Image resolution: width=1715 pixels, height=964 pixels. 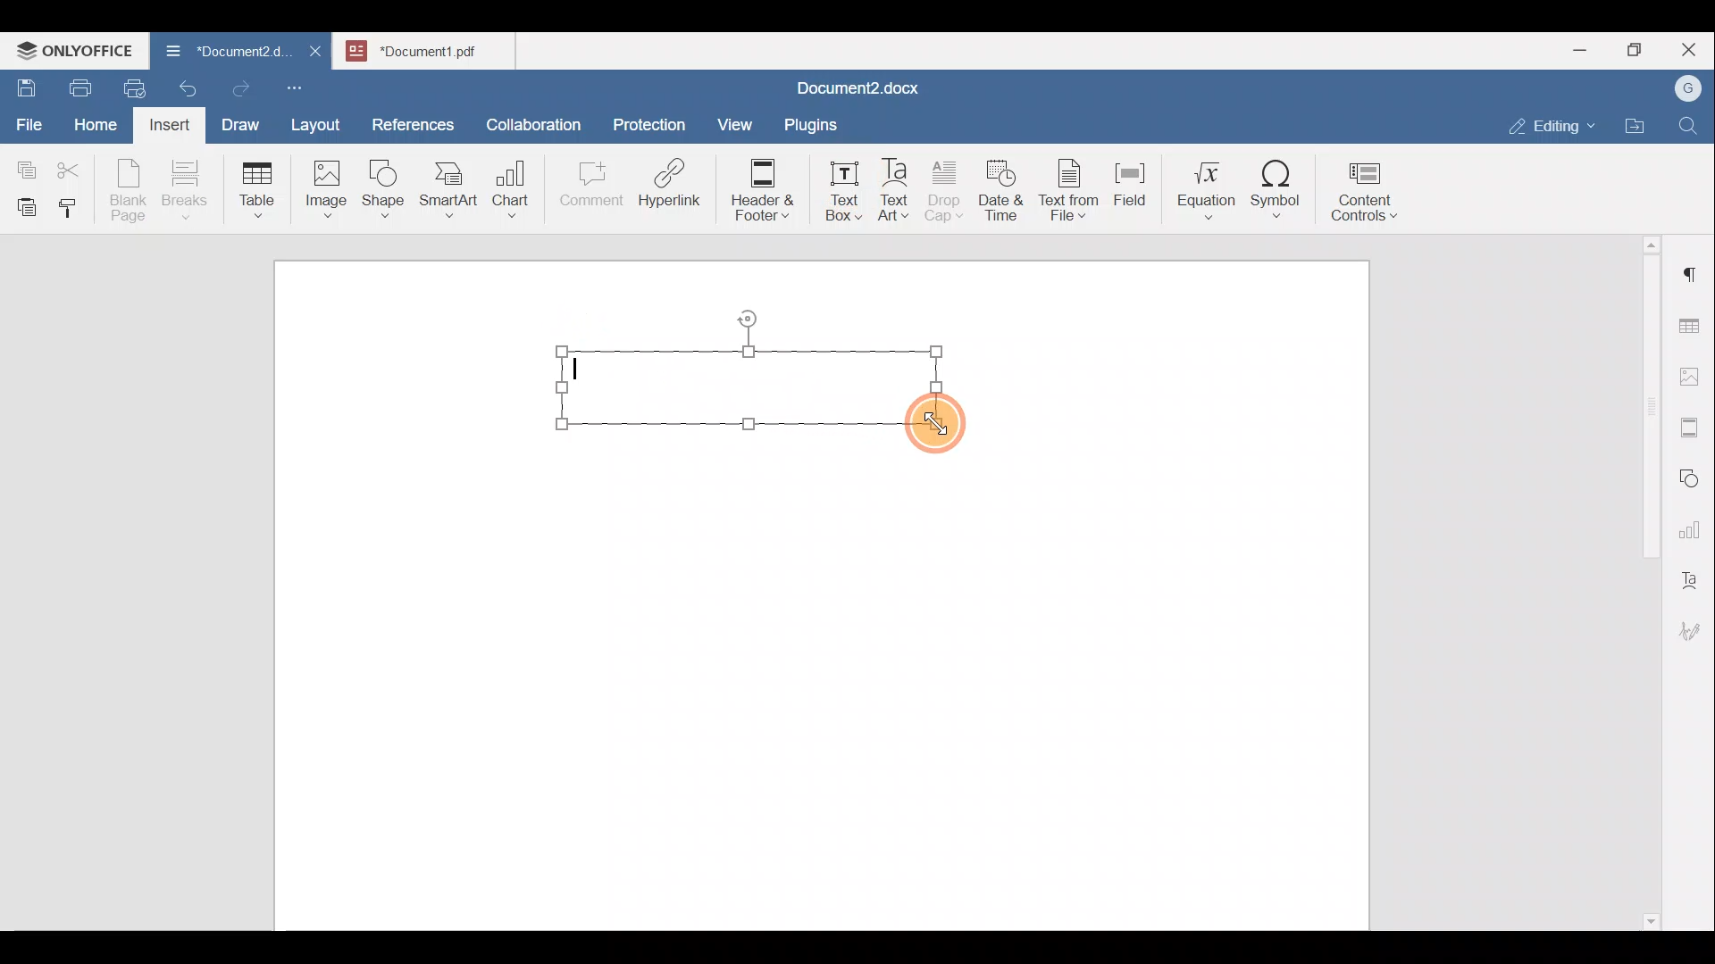 What do you see at coordinates (1694, 522) in the screenshot?
I see `Chart settings` at bounding box center [1694, 522].